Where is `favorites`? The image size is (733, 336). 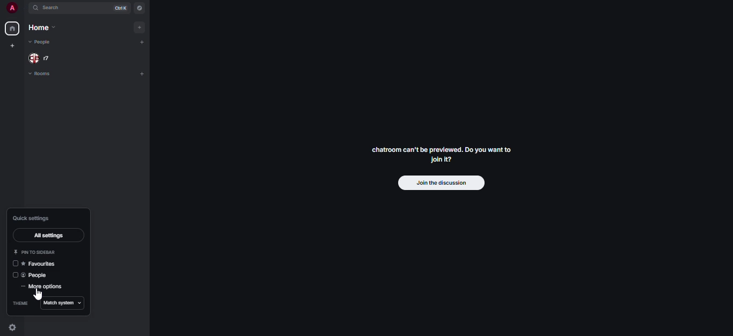 favorites is located at coordinates (42, 263).